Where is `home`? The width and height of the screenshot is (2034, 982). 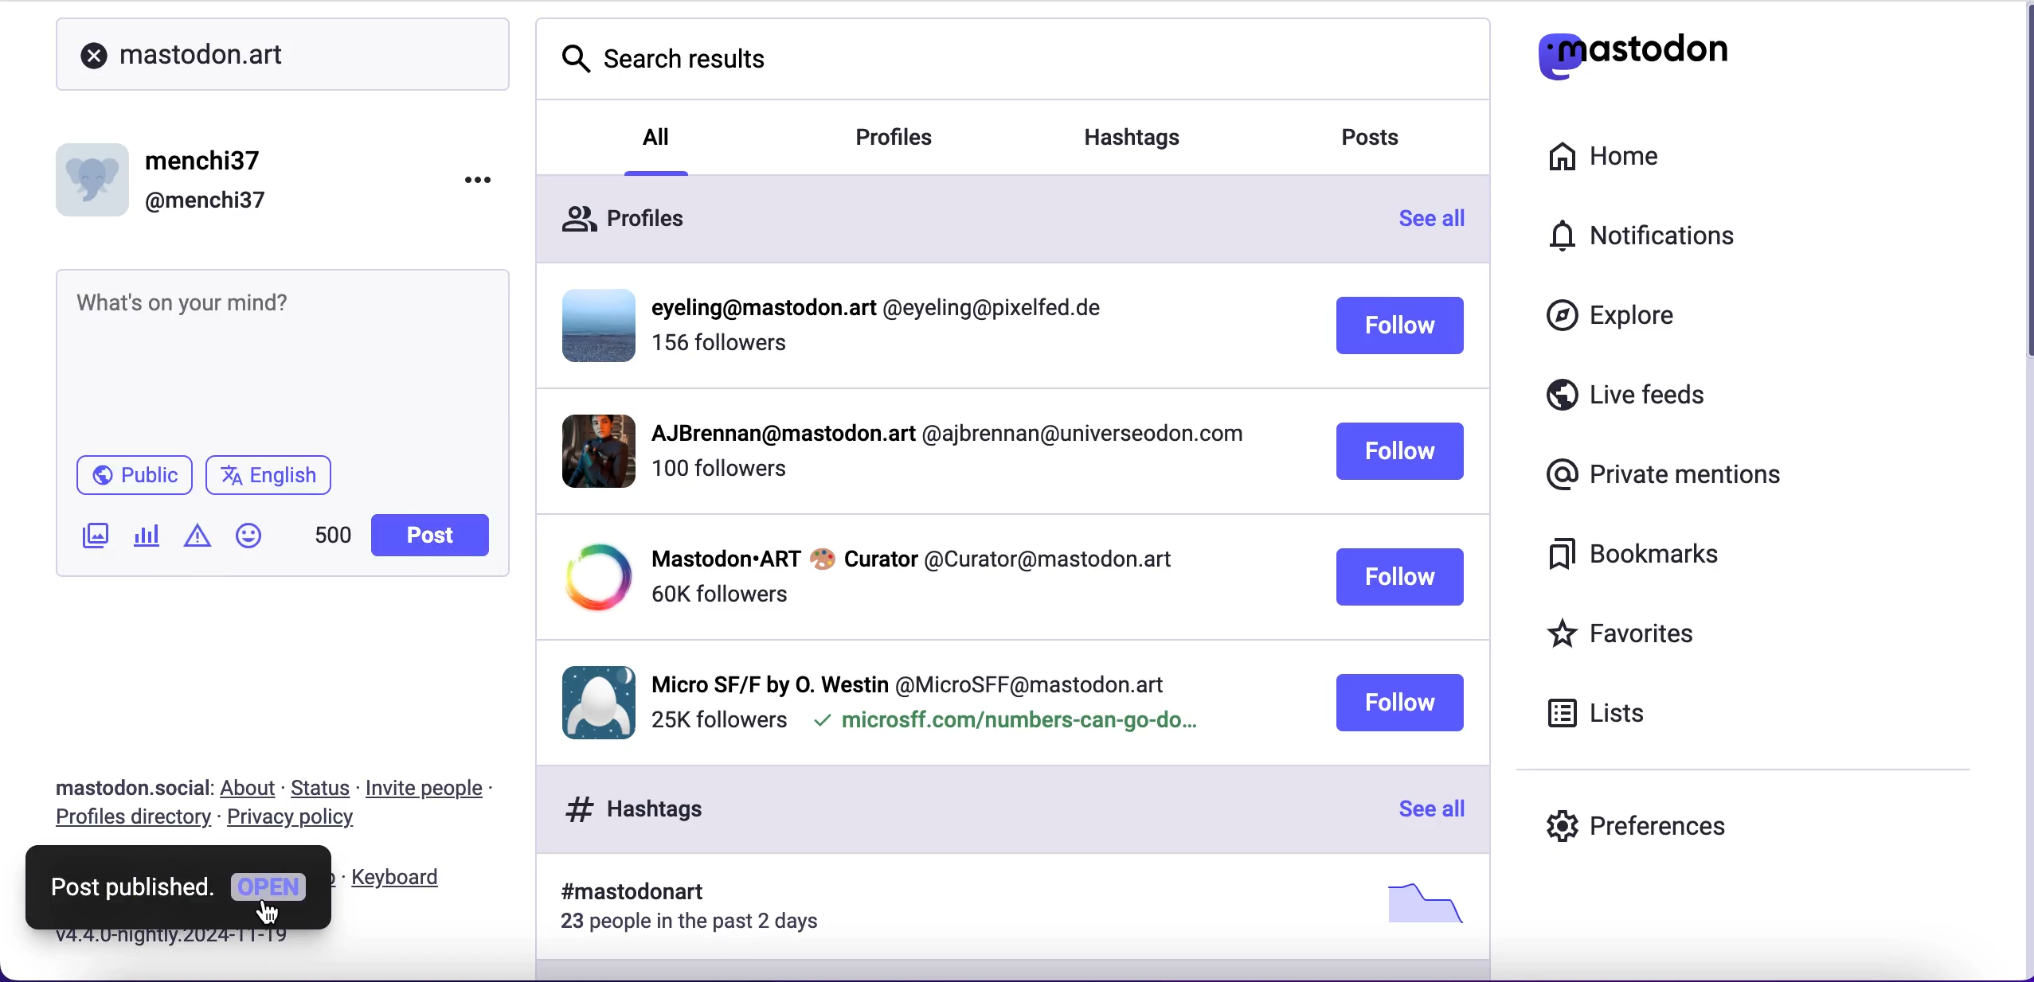 home is located at coordinates (1625, 158).